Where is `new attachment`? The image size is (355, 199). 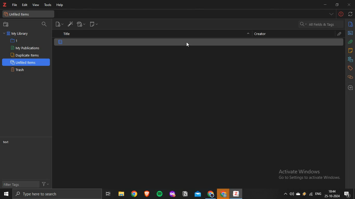 new attachment is located at coordinates (81, 25).